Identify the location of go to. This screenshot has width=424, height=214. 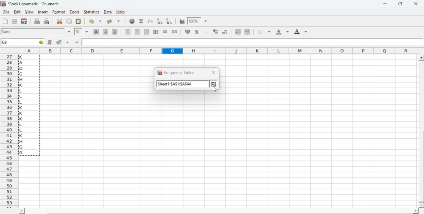
(40, 42).